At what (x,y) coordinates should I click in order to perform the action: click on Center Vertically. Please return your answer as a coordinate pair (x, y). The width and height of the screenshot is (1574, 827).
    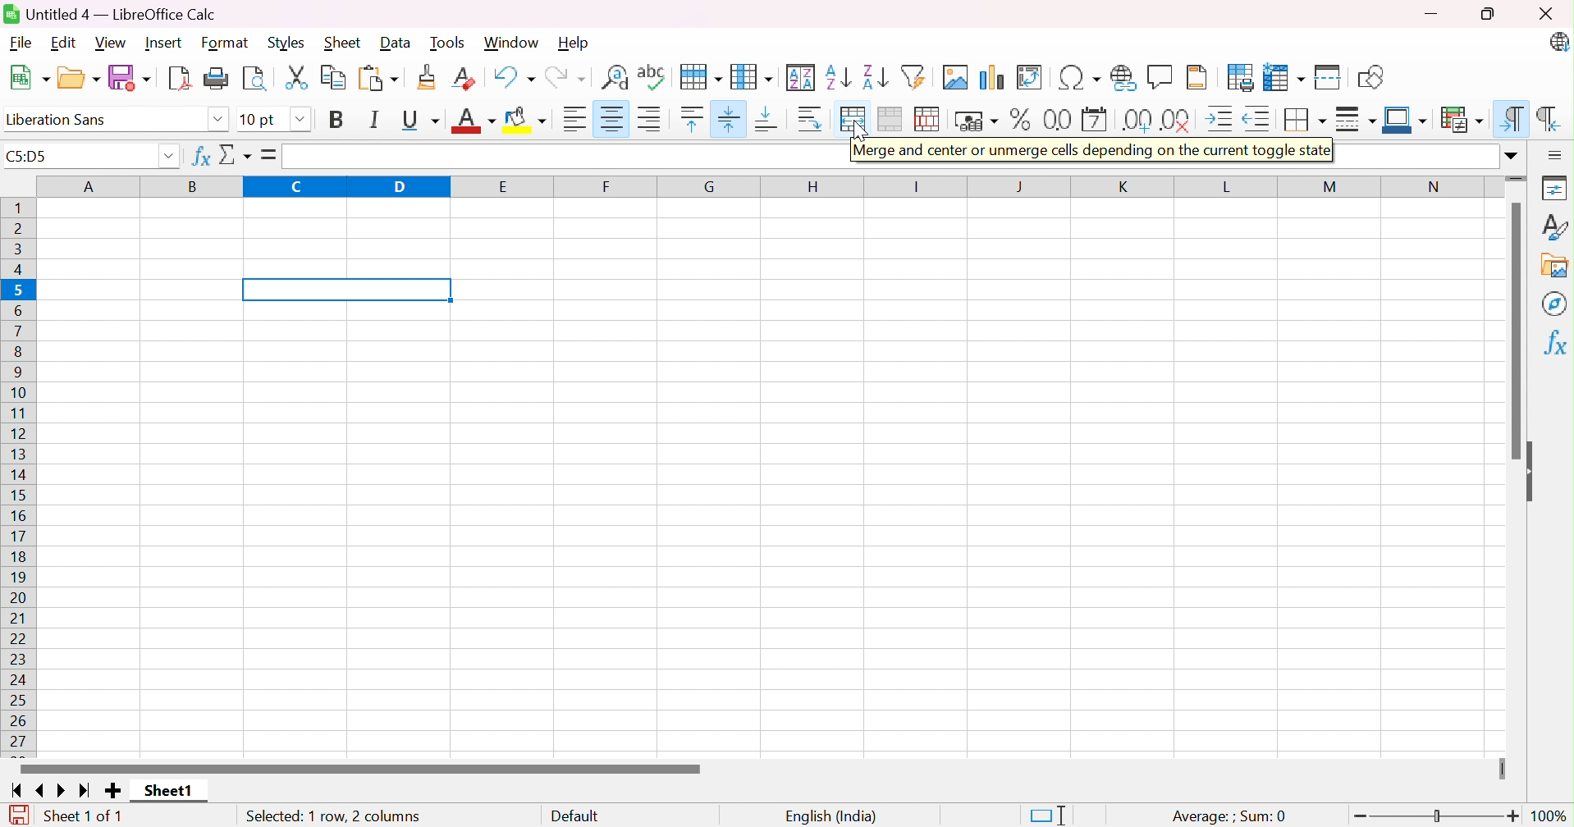
    Looking at the image, I should click on (730, 118).